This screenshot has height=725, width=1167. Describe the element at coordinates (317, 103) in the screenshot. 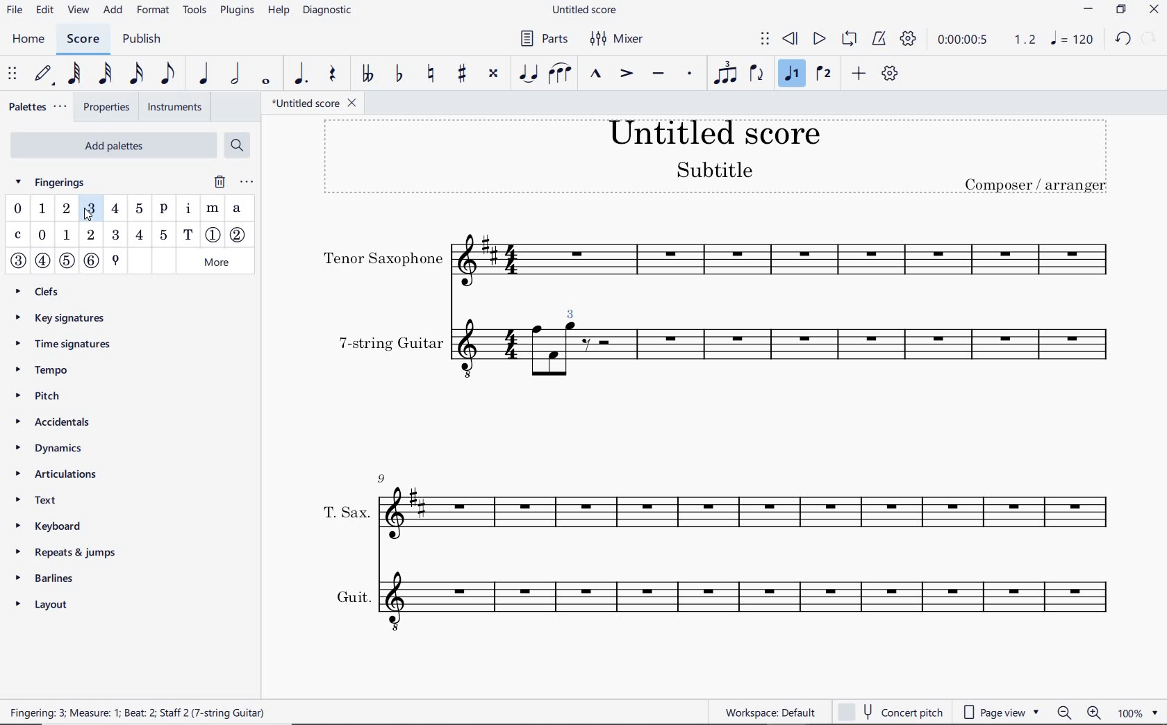

I see `FILE NAME` at that location.